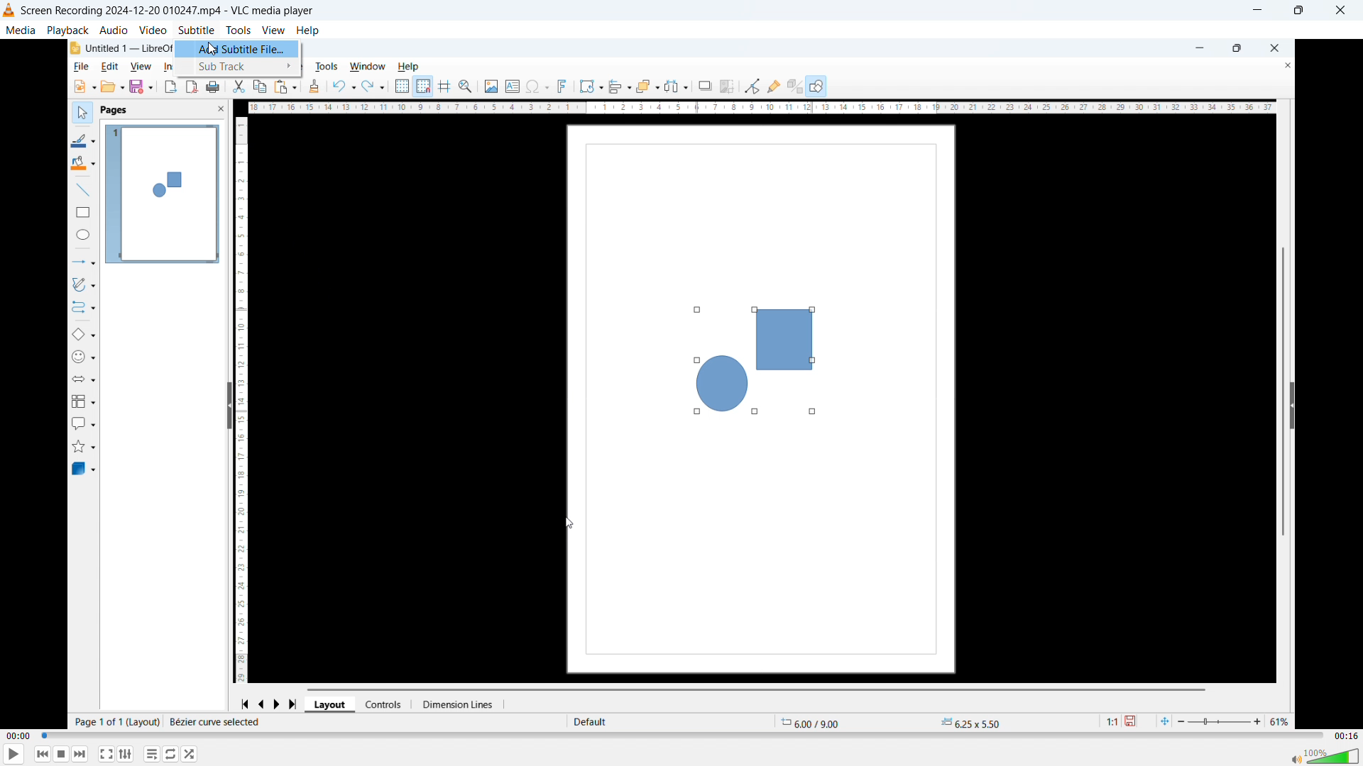 This screenshot has width=1363, height=766. What do you see at coordinates (297, 702) in the screenshot?
I see `last page` at bounding box center [297, 702].